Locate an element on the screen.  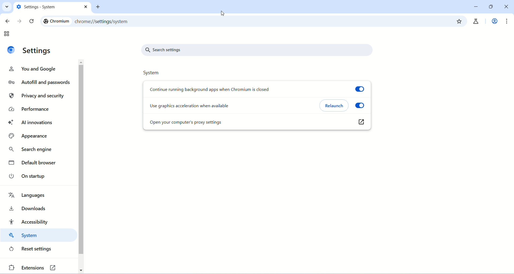
close is located at coordinates (507, 7).